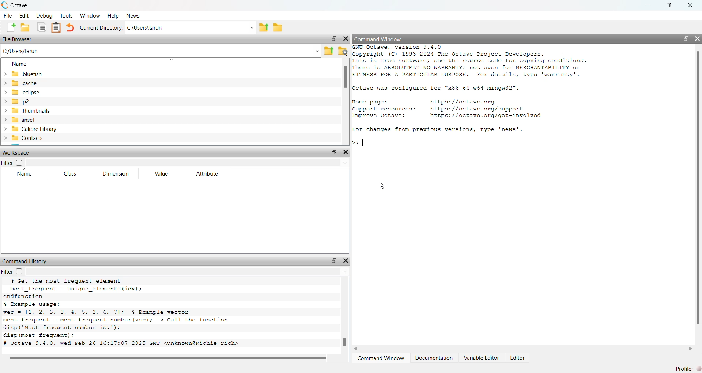 This screenshot has width=702, height=373. I want to click on expand/collapse, so click(5, 110).